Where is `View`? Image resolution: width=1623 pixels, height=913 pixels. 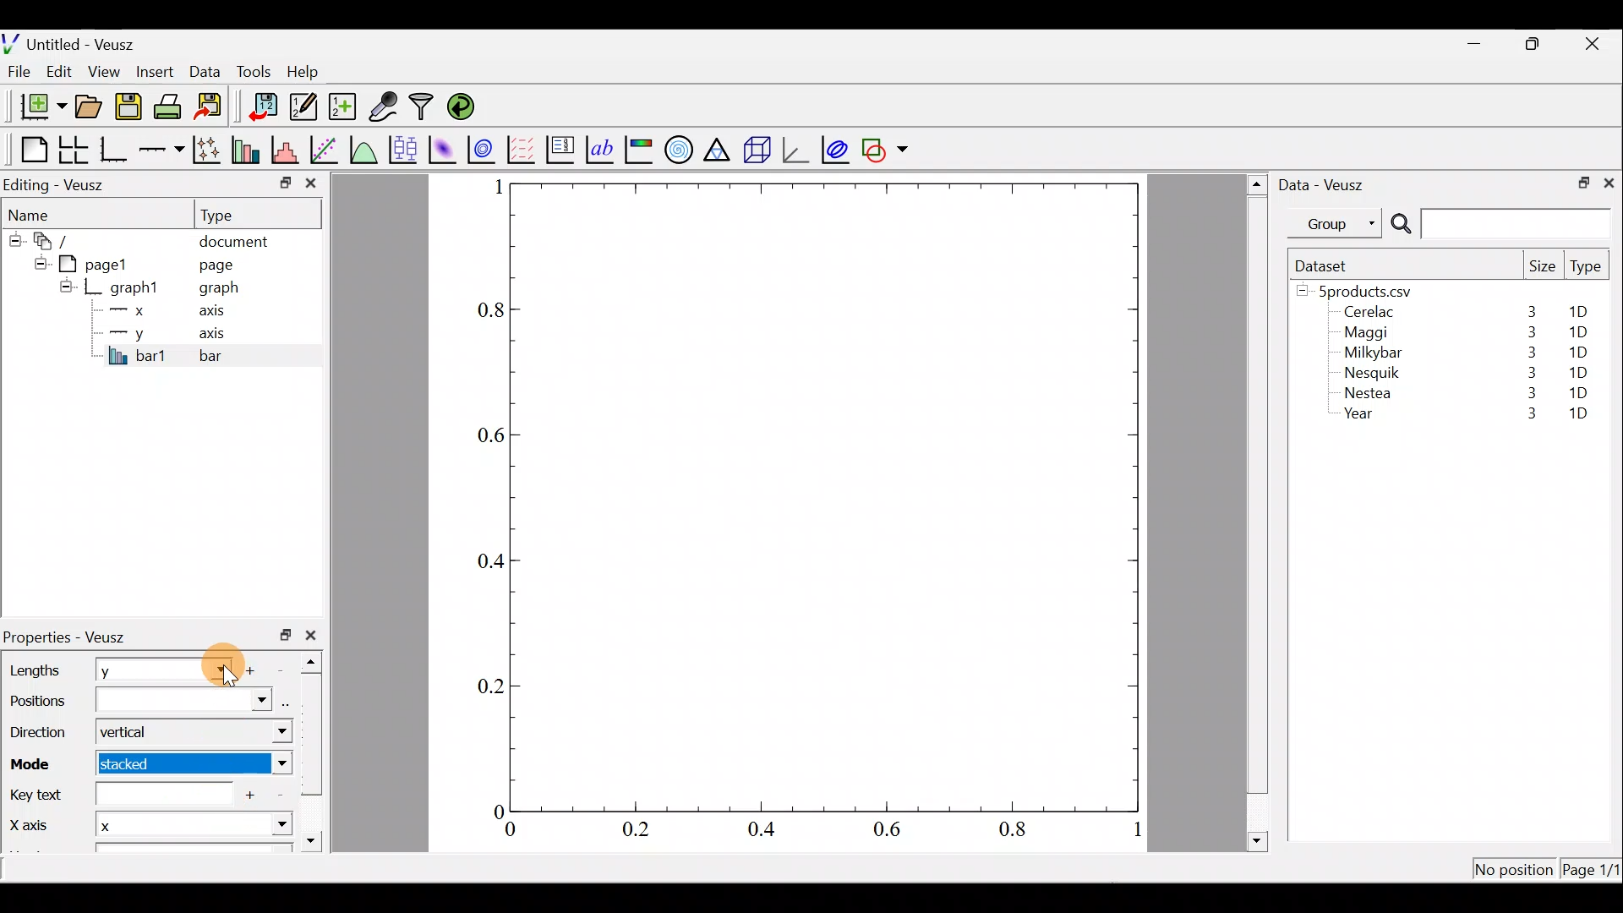
View is located at coordinates (107, 68).